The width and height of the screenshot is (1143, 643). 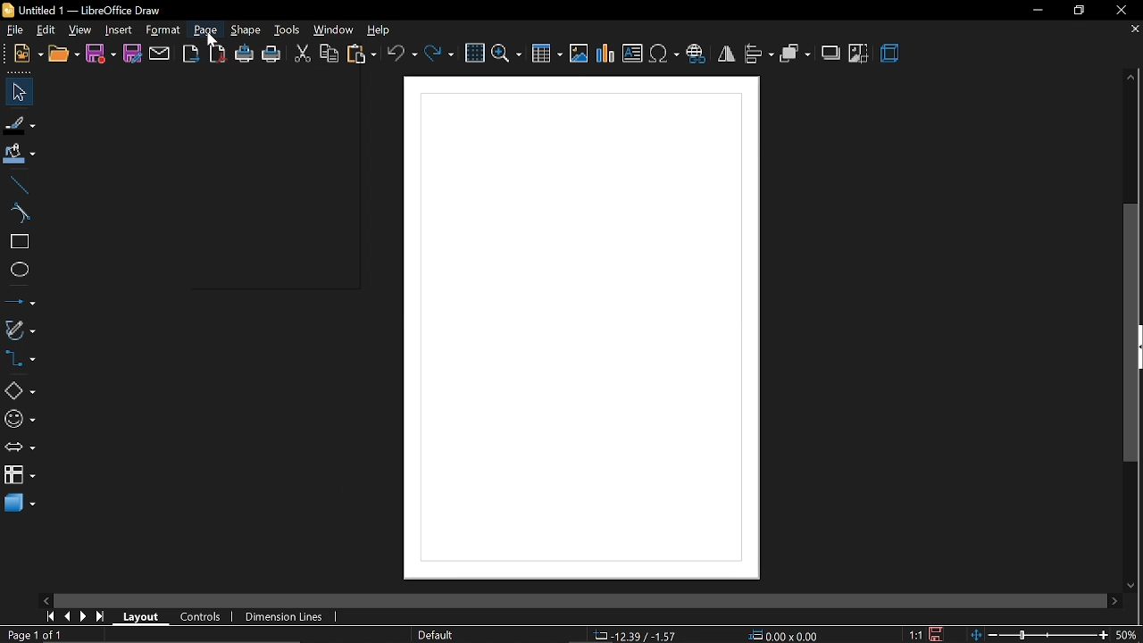 What do you see at coordinates (16, 92) in the screenshot?
I see `select` at bounding box center [16, 92].